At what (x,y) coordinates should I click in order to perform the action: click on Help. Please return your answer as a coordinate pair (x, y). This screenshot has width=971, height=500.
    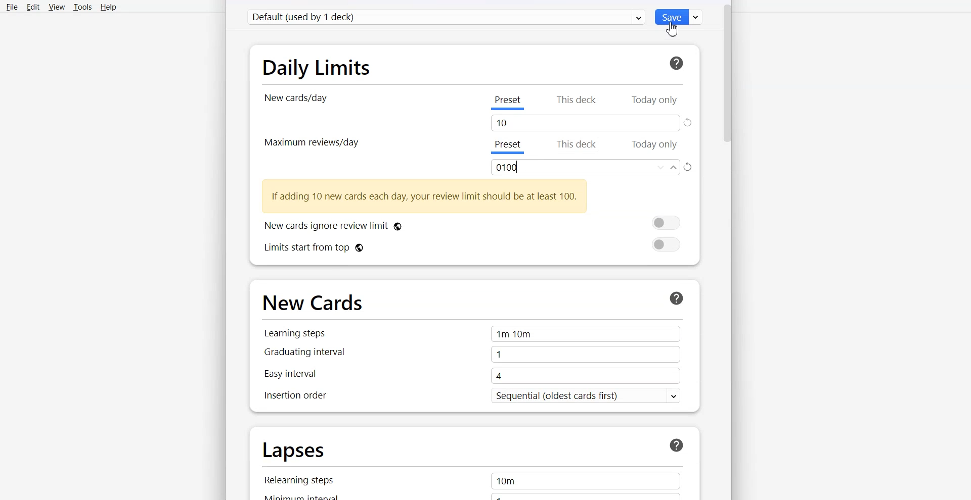
    Looking at the image, I should click on (674, 64).